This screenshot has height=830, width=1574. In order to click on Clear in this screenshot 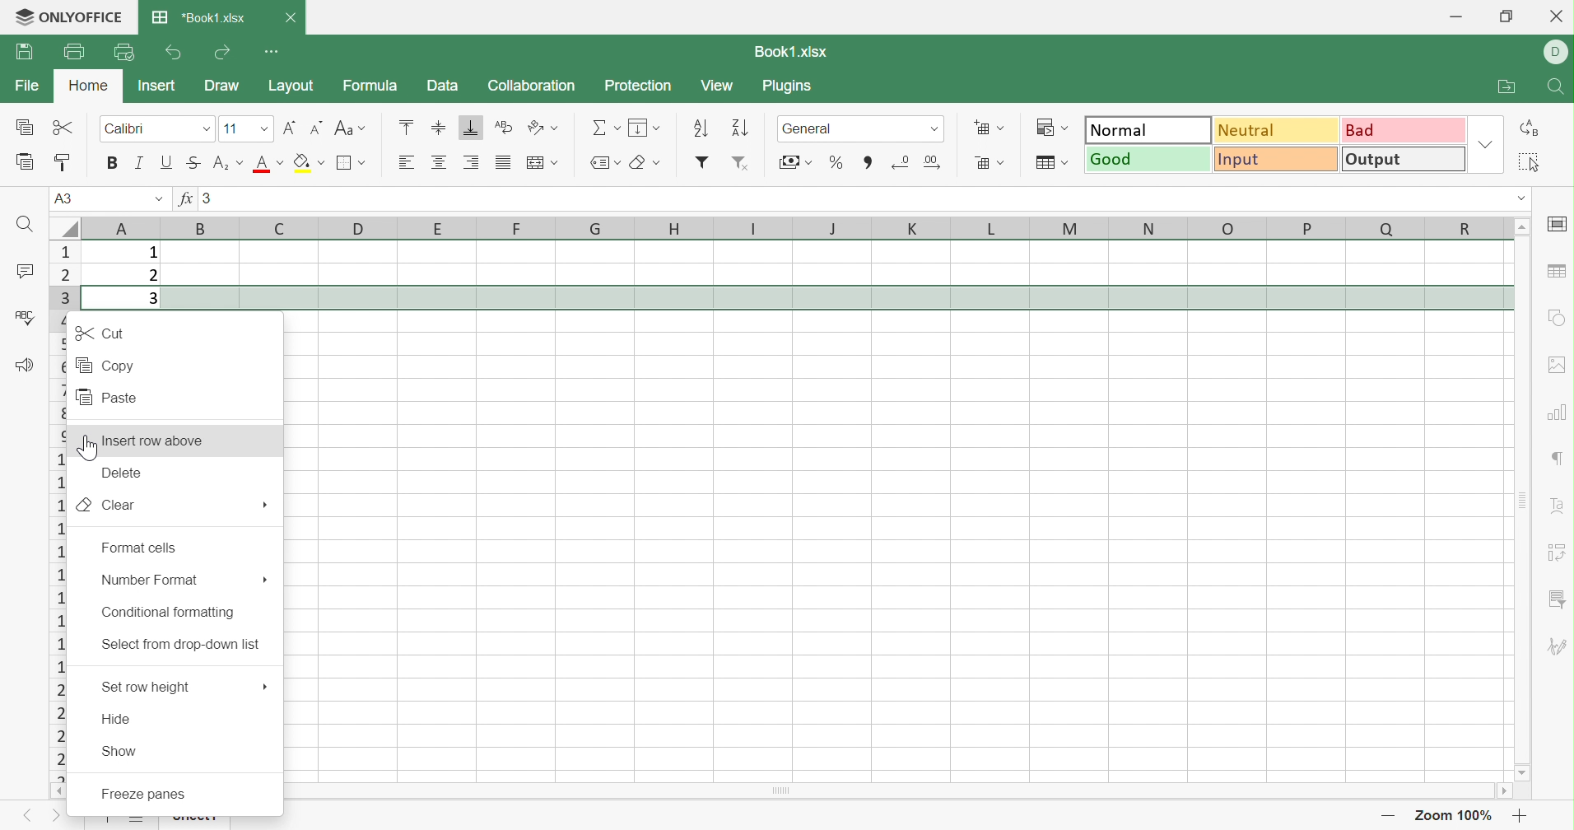, I will do `click(109, 506)`.